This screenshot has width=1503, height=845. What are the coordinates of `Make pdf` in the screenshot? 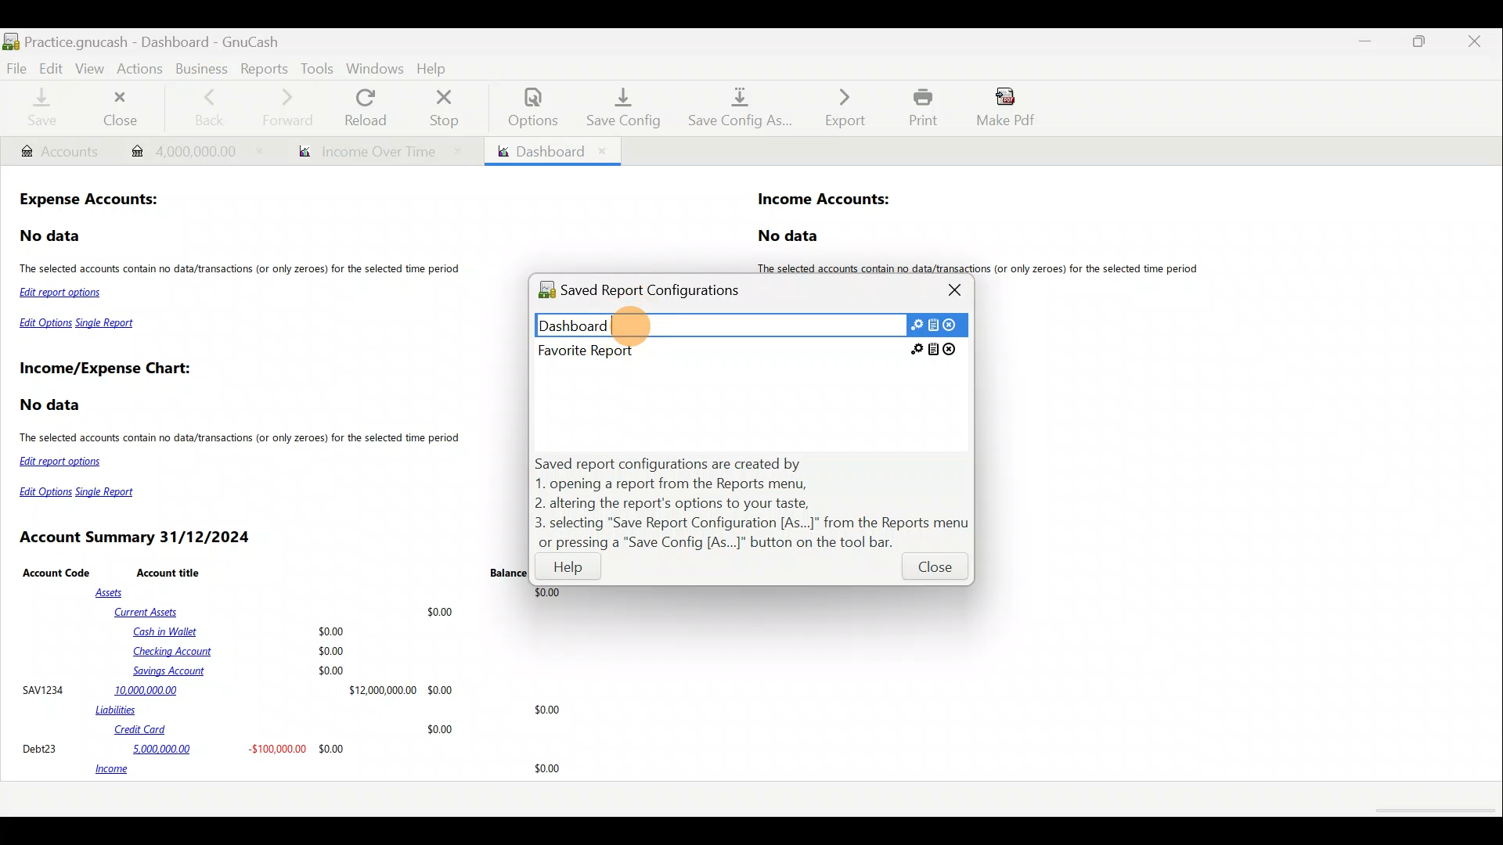 It's located at (1011, 110).